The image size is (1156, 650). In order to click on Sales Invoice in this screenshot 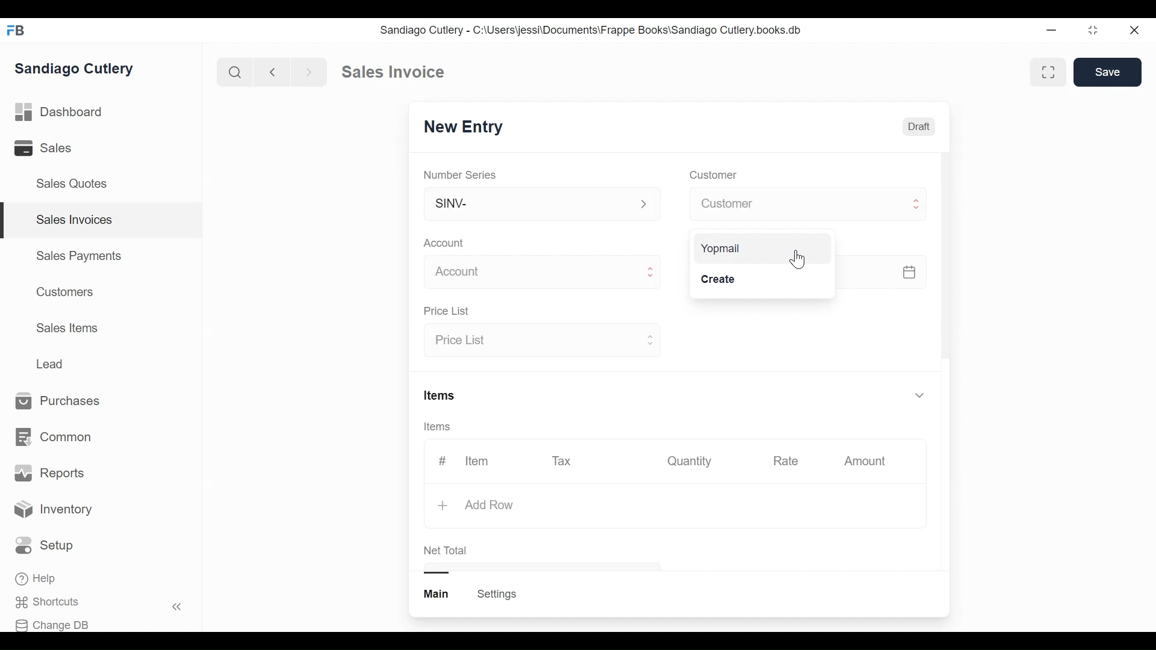, I will do `click(393, 72)`.